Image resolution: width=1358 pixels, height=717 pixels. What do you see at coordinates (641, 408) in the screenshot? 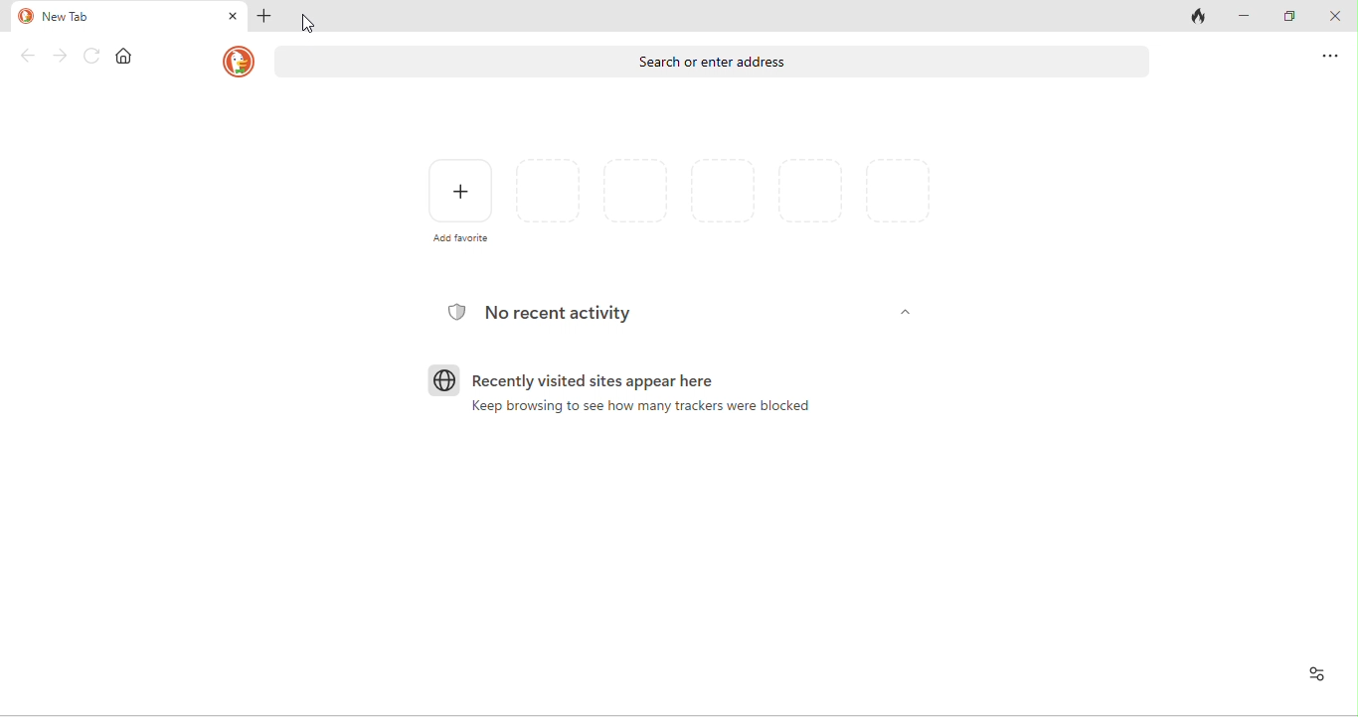
I see `keep browsing to see how many trackers were blocked` at bounding box center [641, 408].